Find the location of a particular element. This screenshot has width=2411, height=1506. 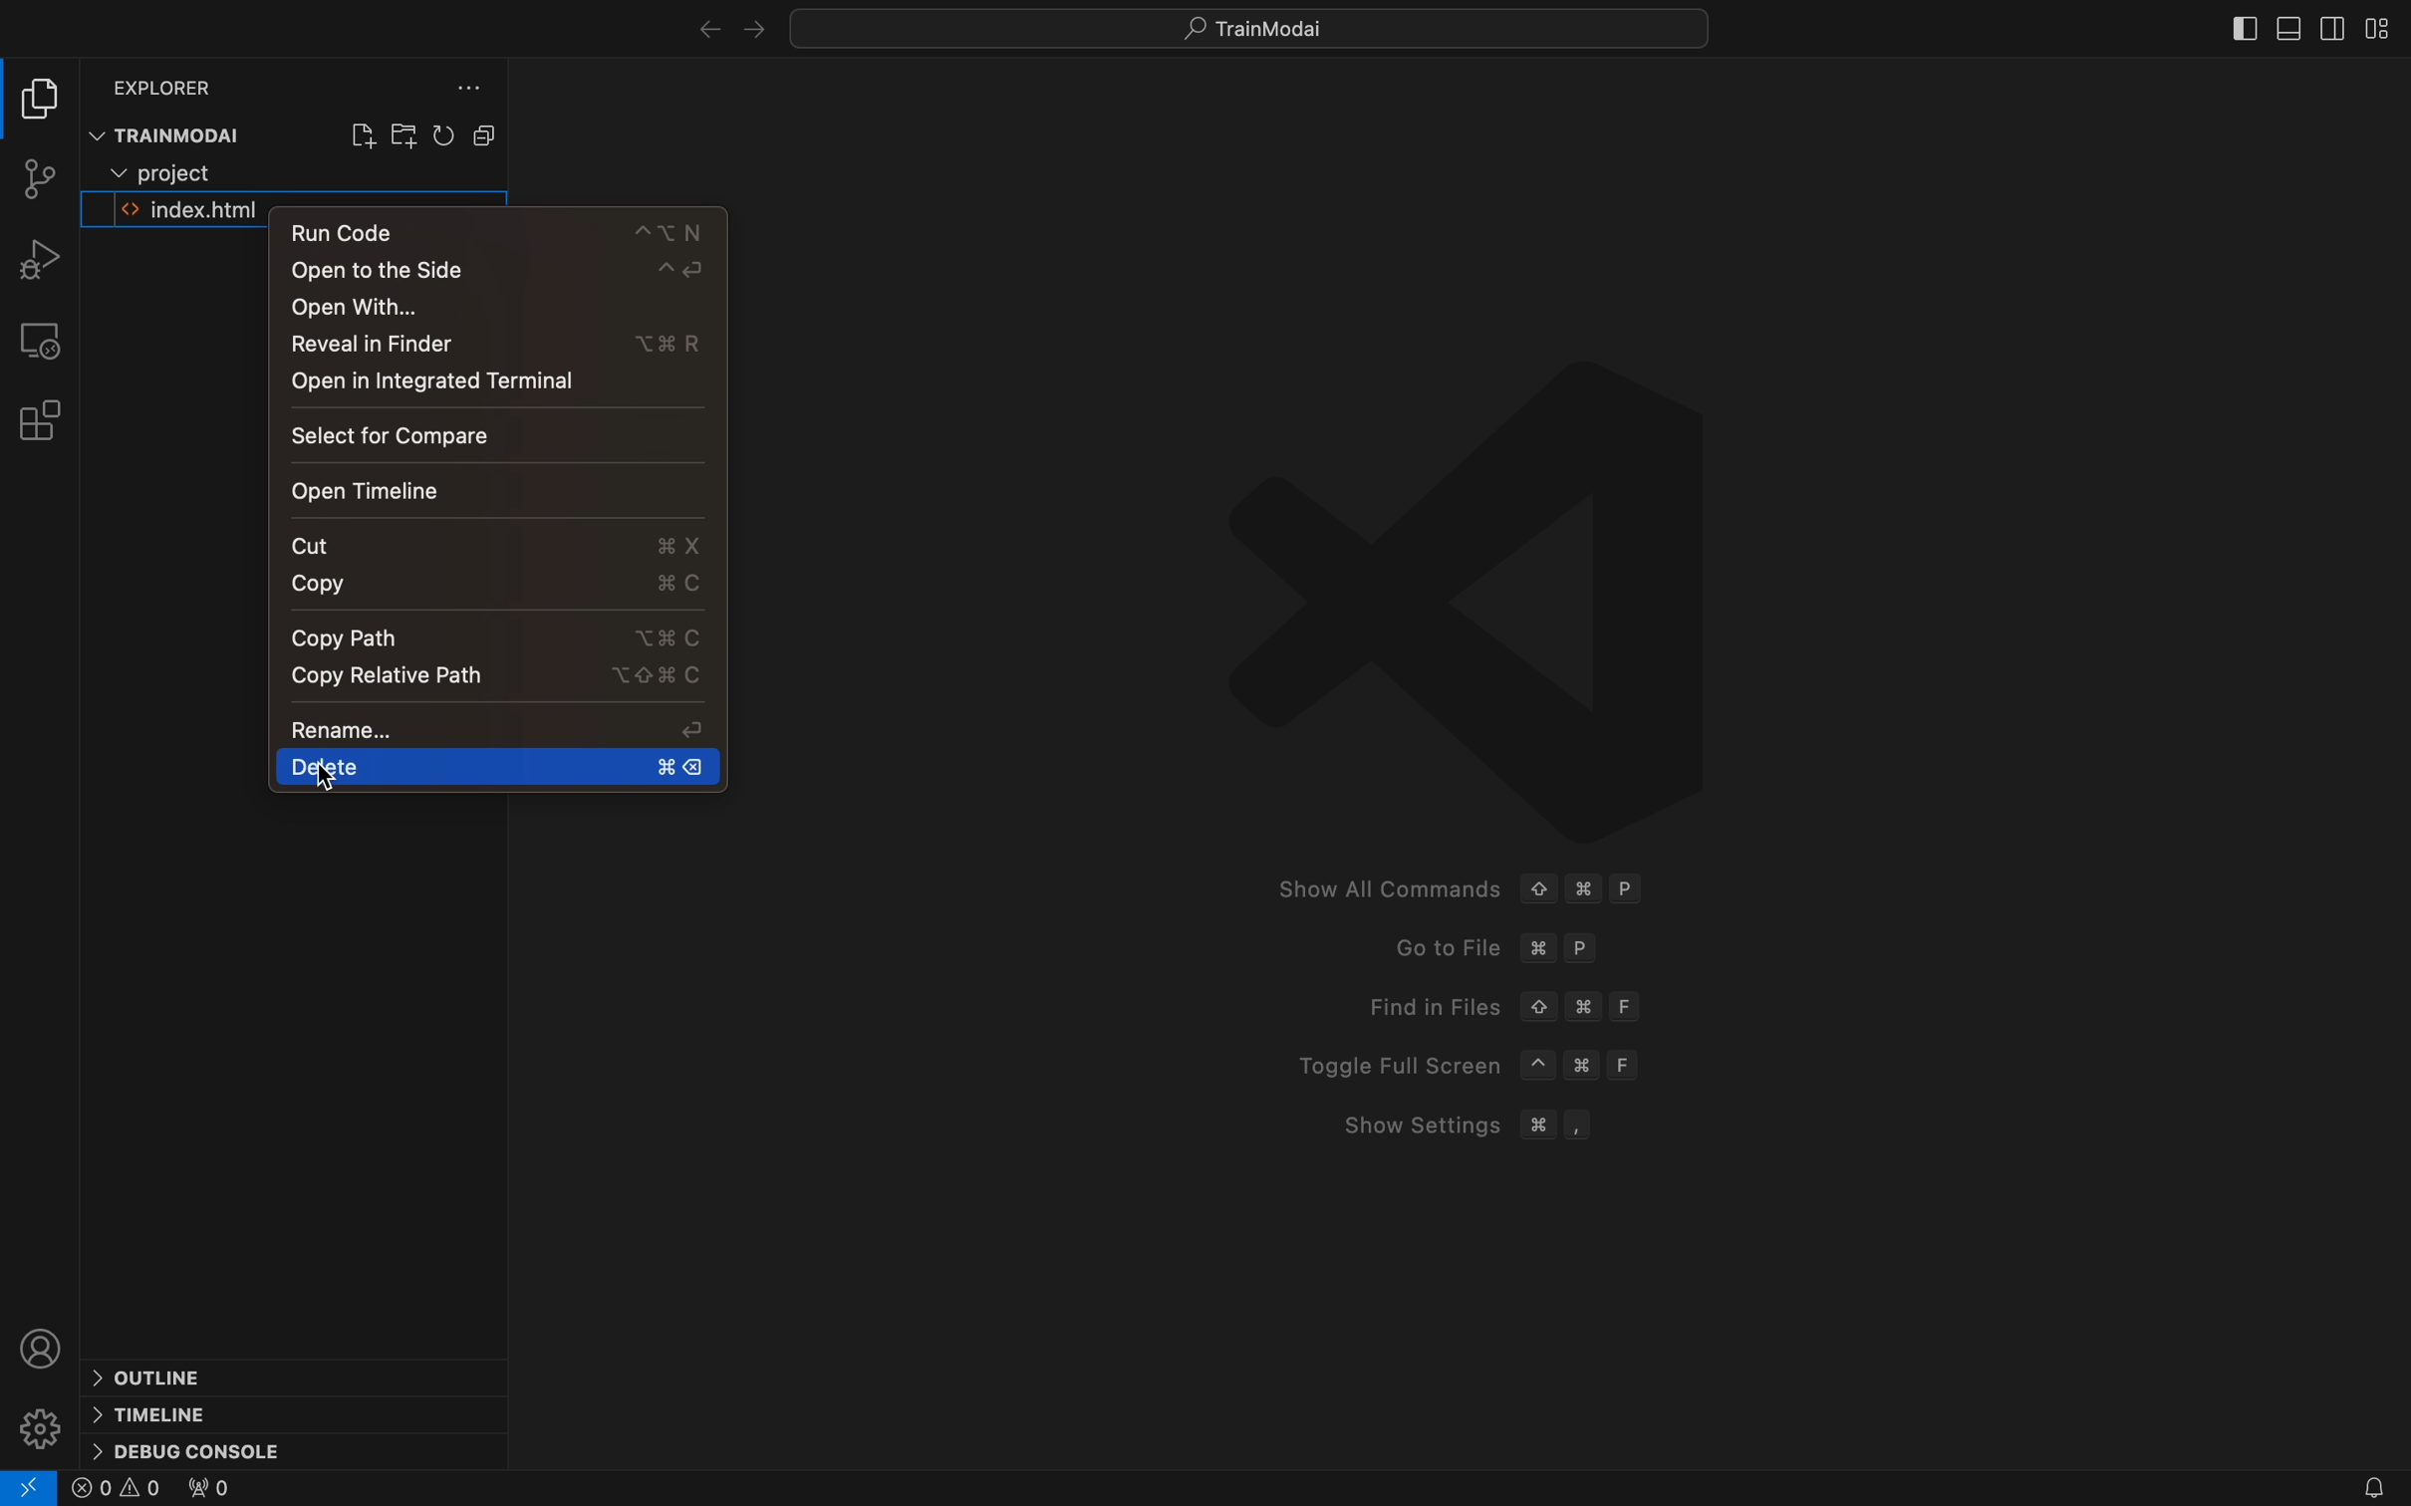

timeline is located at coordinates (166, 1411).